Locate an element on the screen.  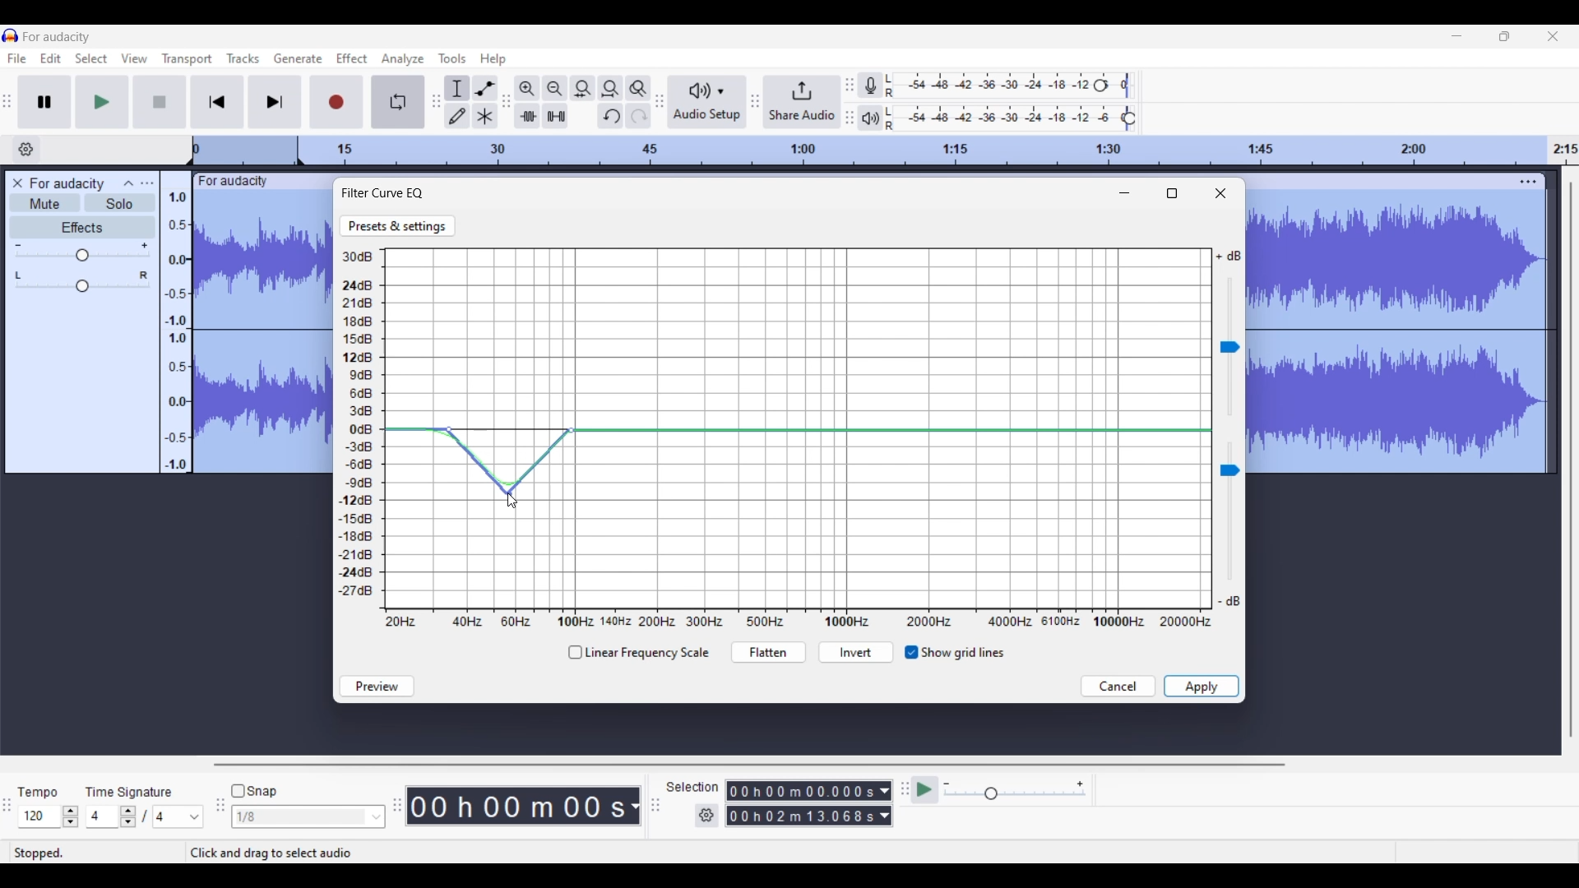
Zoom out is located at coordinates (554, 88).